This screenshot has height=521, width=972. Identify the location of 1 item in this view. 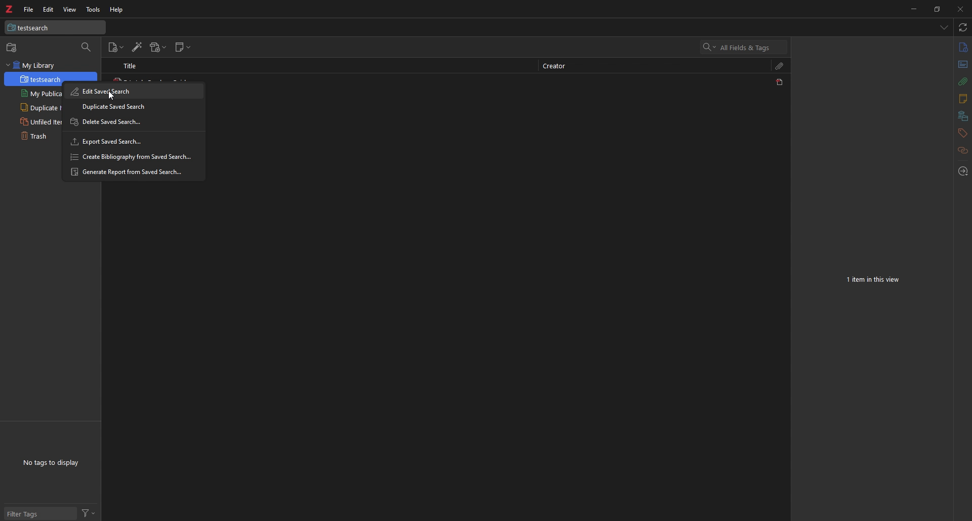
(874, 280).